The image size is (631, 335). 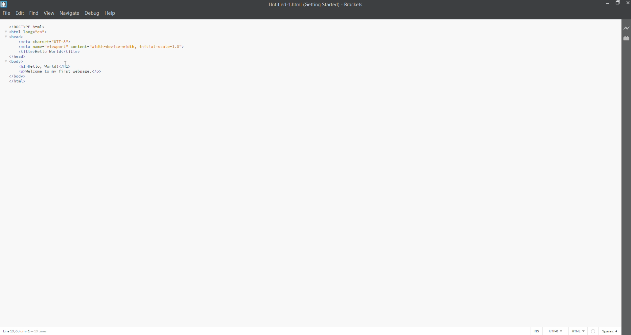 I want to click on edit, so click(x=20, y=13).